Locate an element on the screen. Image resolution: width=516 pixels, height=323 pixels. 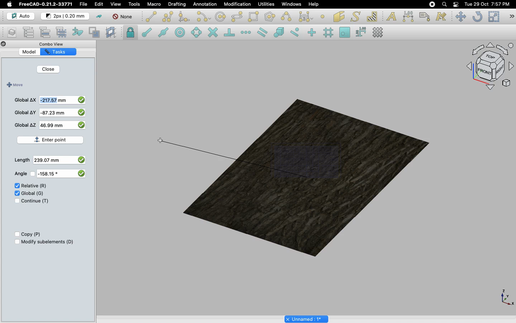
Snap ortho is located at coordinates (313, 33).